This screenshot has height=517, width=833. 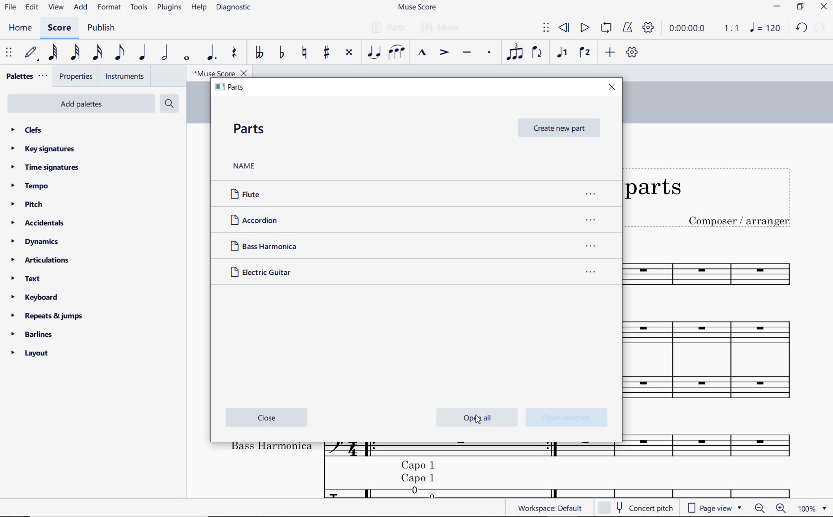 I want to click on staccato, so click(x=490, y=52).